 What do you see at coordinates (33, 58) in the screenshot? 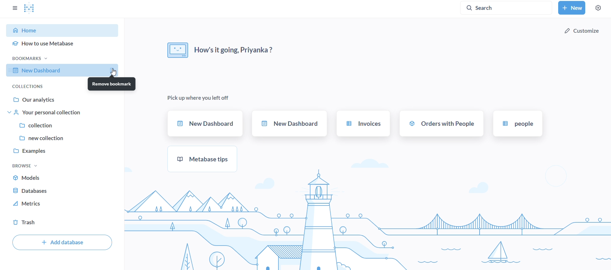
I see `bookmarks` at bounding box center [33, 58].